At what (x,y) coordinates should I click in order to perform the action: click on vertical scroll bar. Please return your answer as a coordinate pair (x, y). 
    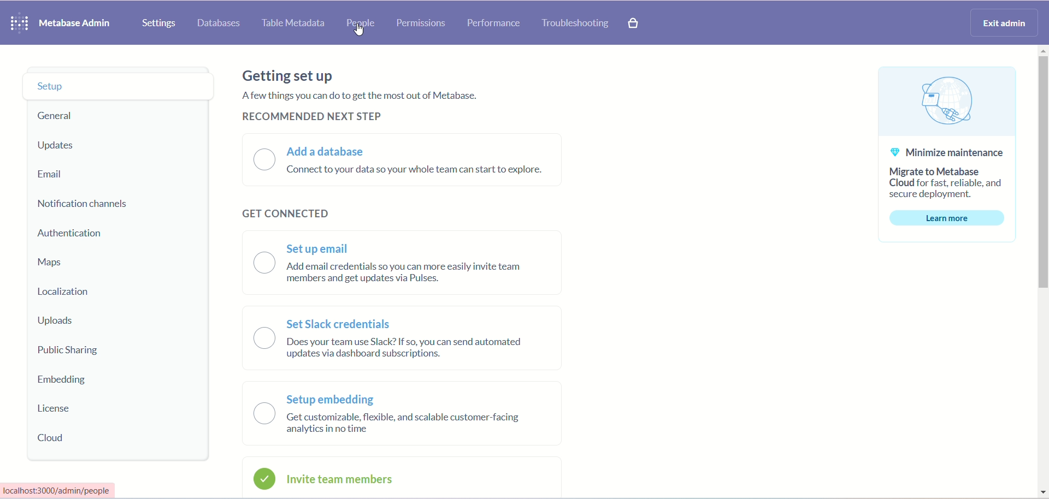
    Looking at the image, I should click on (1042, 271).